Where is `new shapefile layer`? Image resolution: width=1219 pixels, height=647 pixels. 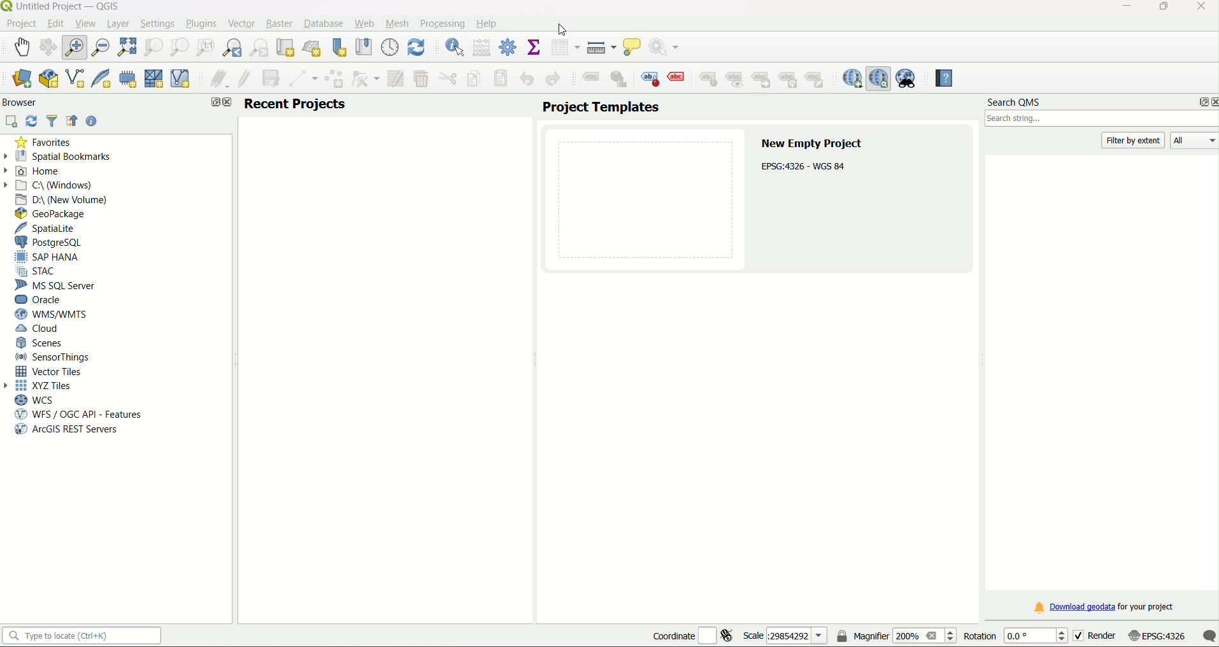 new shapefile layer is located at coordinates (75, 80).